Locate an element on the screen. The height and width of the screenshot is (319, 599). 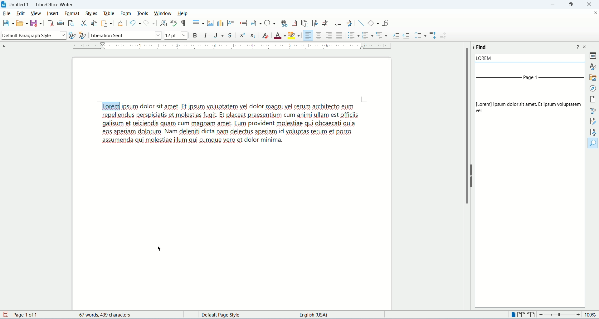
standard selection is located at coordinates (376, 315).